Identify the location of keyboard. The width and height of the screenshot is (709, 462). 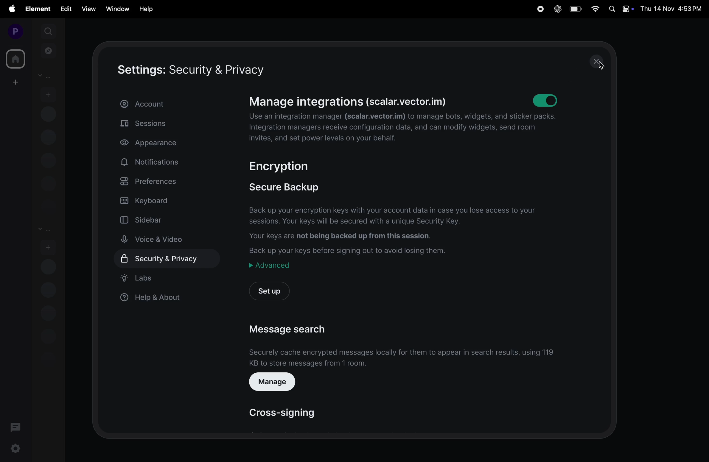
(144, 202).